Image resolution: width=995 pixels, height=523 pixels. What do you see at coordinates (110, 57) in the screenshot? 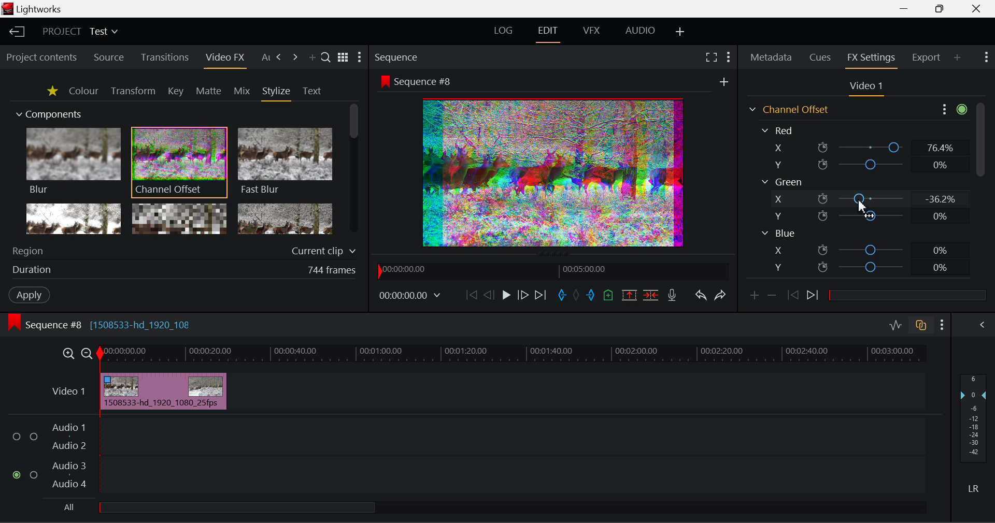
I see `Source` at bounding box center [110, 57].